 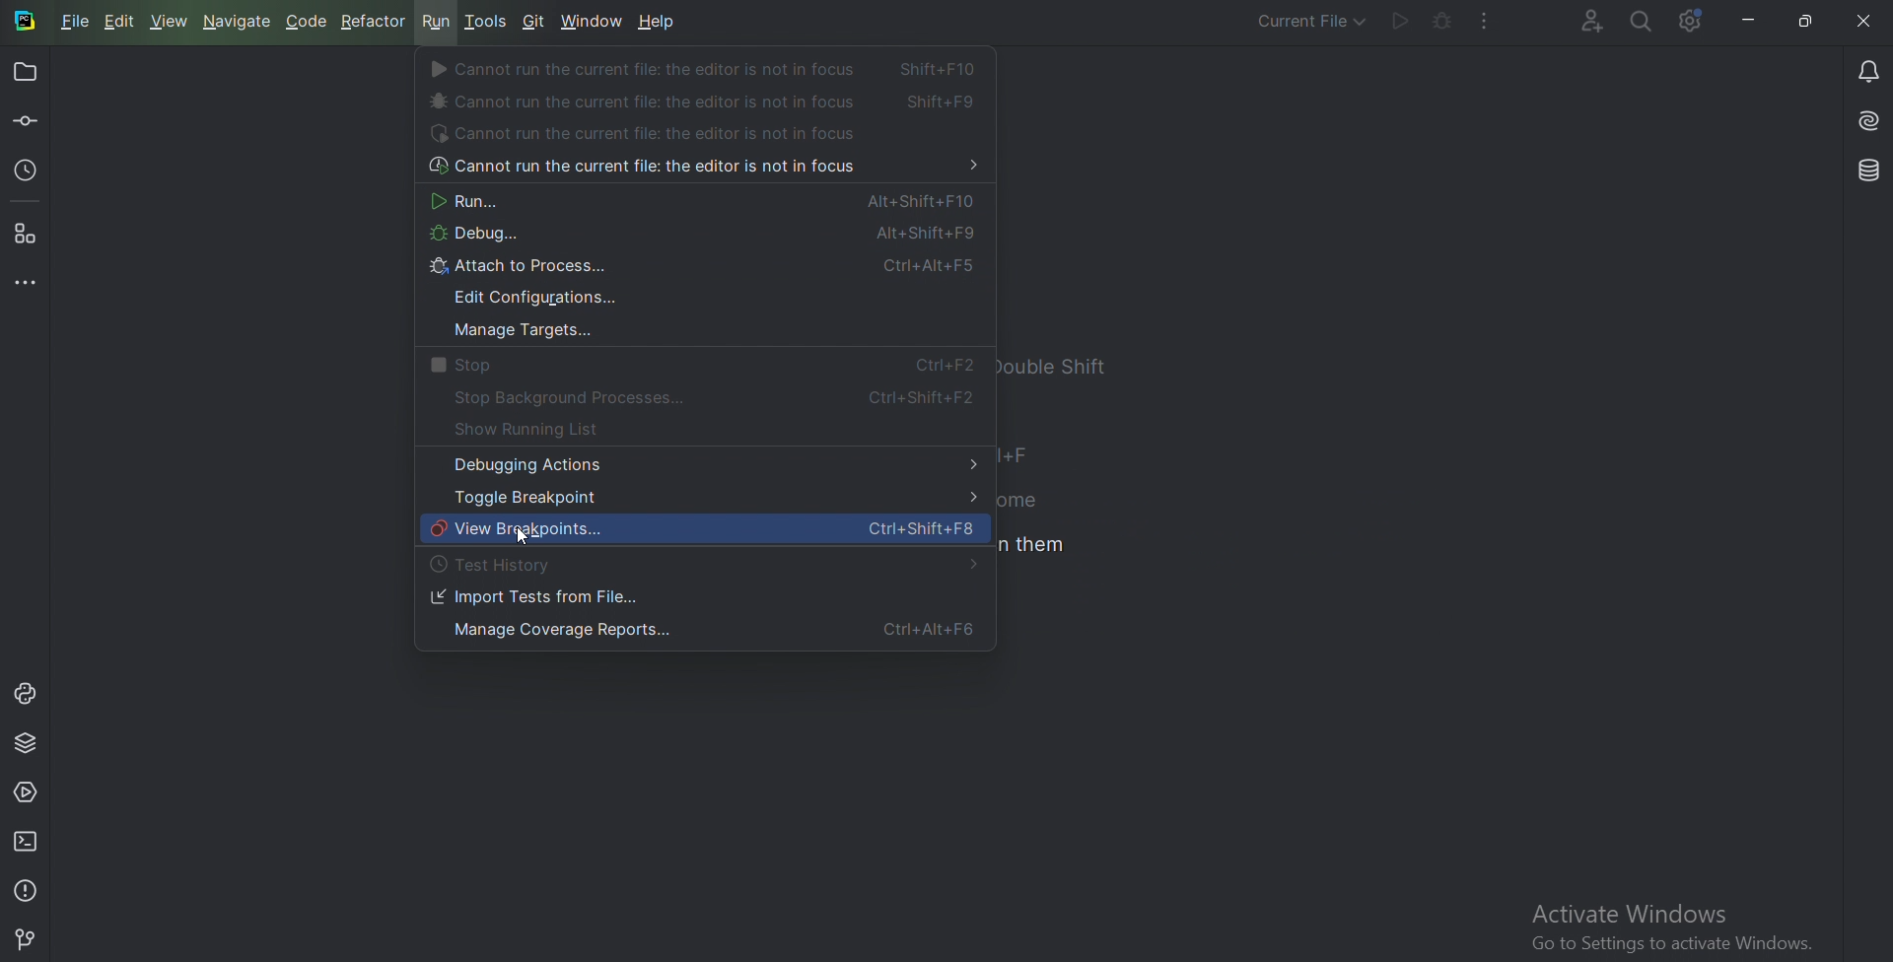 What do you see at coordinates (1310, 24) in the screenshot?
I see `Current file` at bounding box center [1310, 24].